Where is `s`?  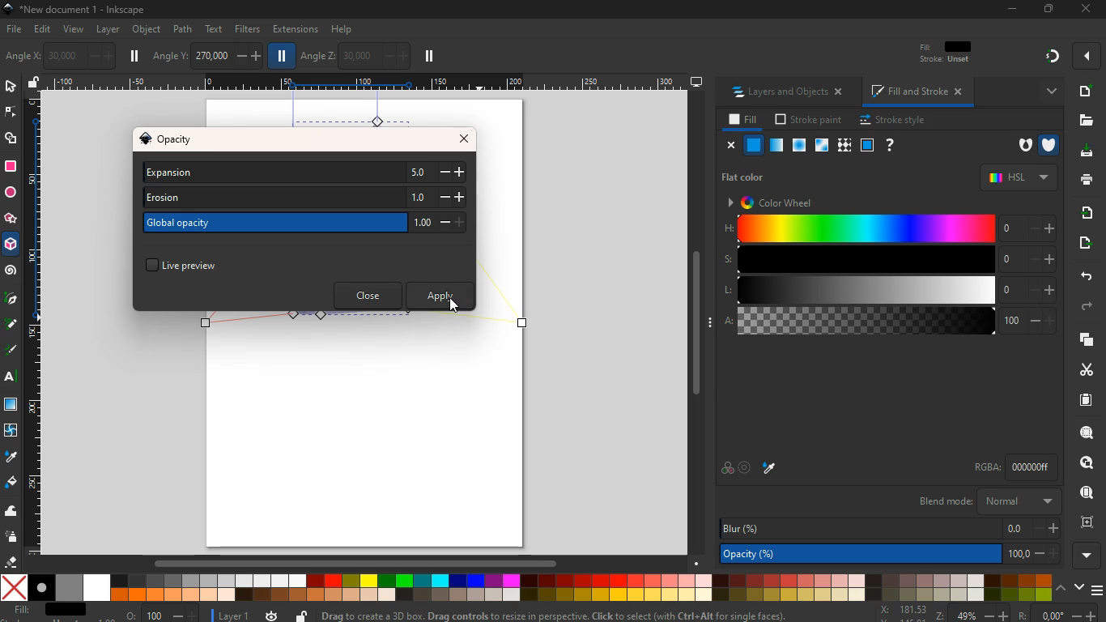 s is located at coordinates (888, 260).